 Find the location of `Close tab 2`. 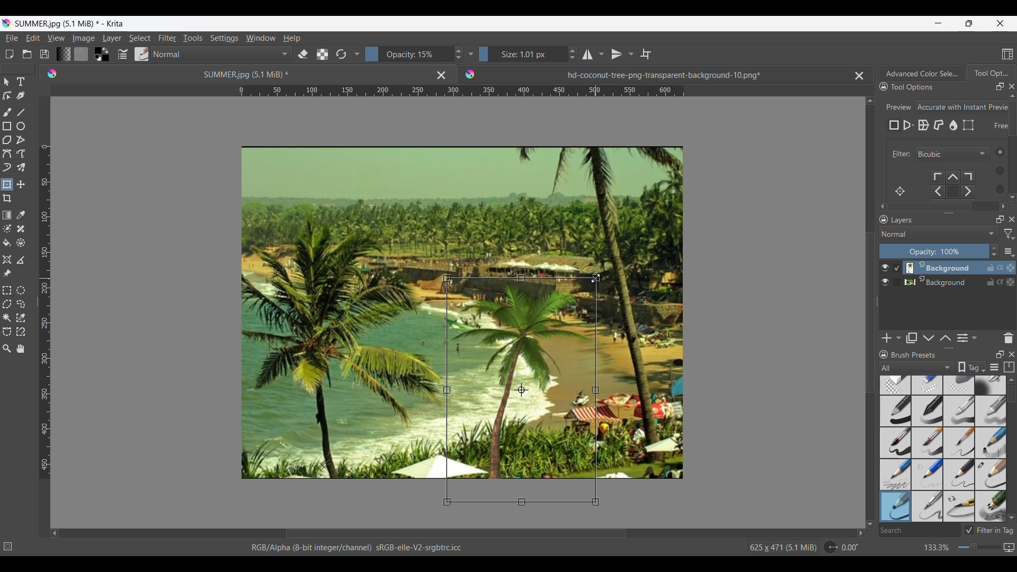

Close tab 2 is located at coordinates (859, 76).